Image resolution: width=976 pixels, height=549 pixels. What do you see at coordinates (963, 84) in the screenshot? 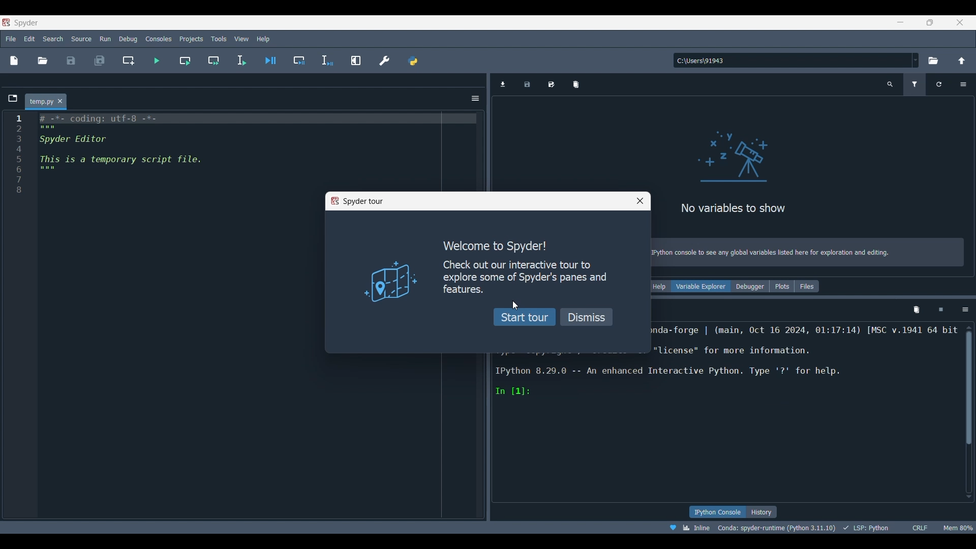
I see `Options` at bounding box center [963, 84].